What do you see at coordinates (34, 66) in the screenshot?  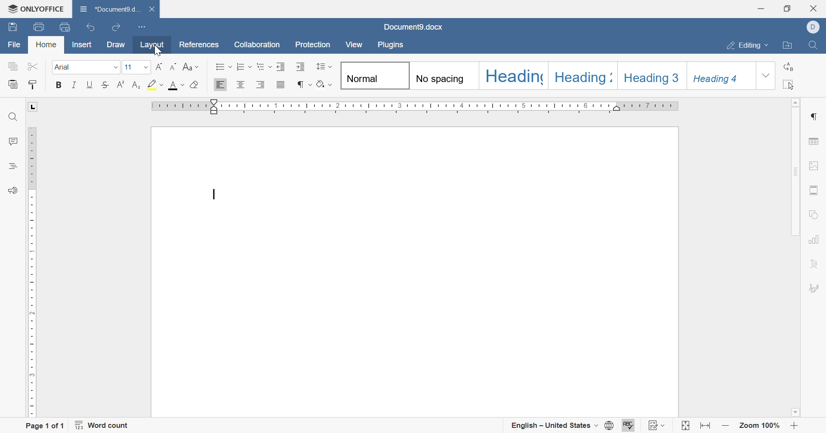 I see `cut` at bounding box center [34, 66].